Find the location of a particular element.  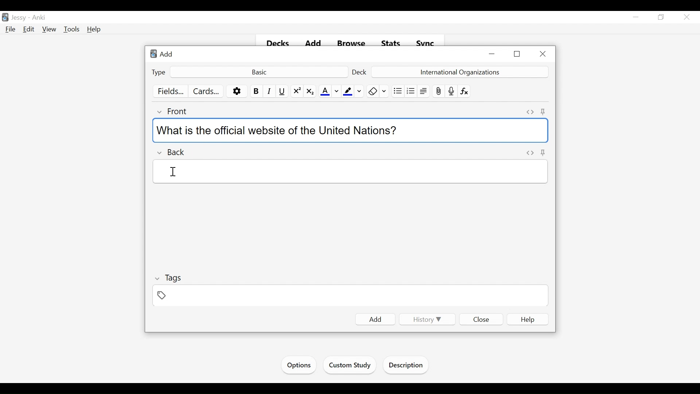

Close is located at coordinates (543, 53).